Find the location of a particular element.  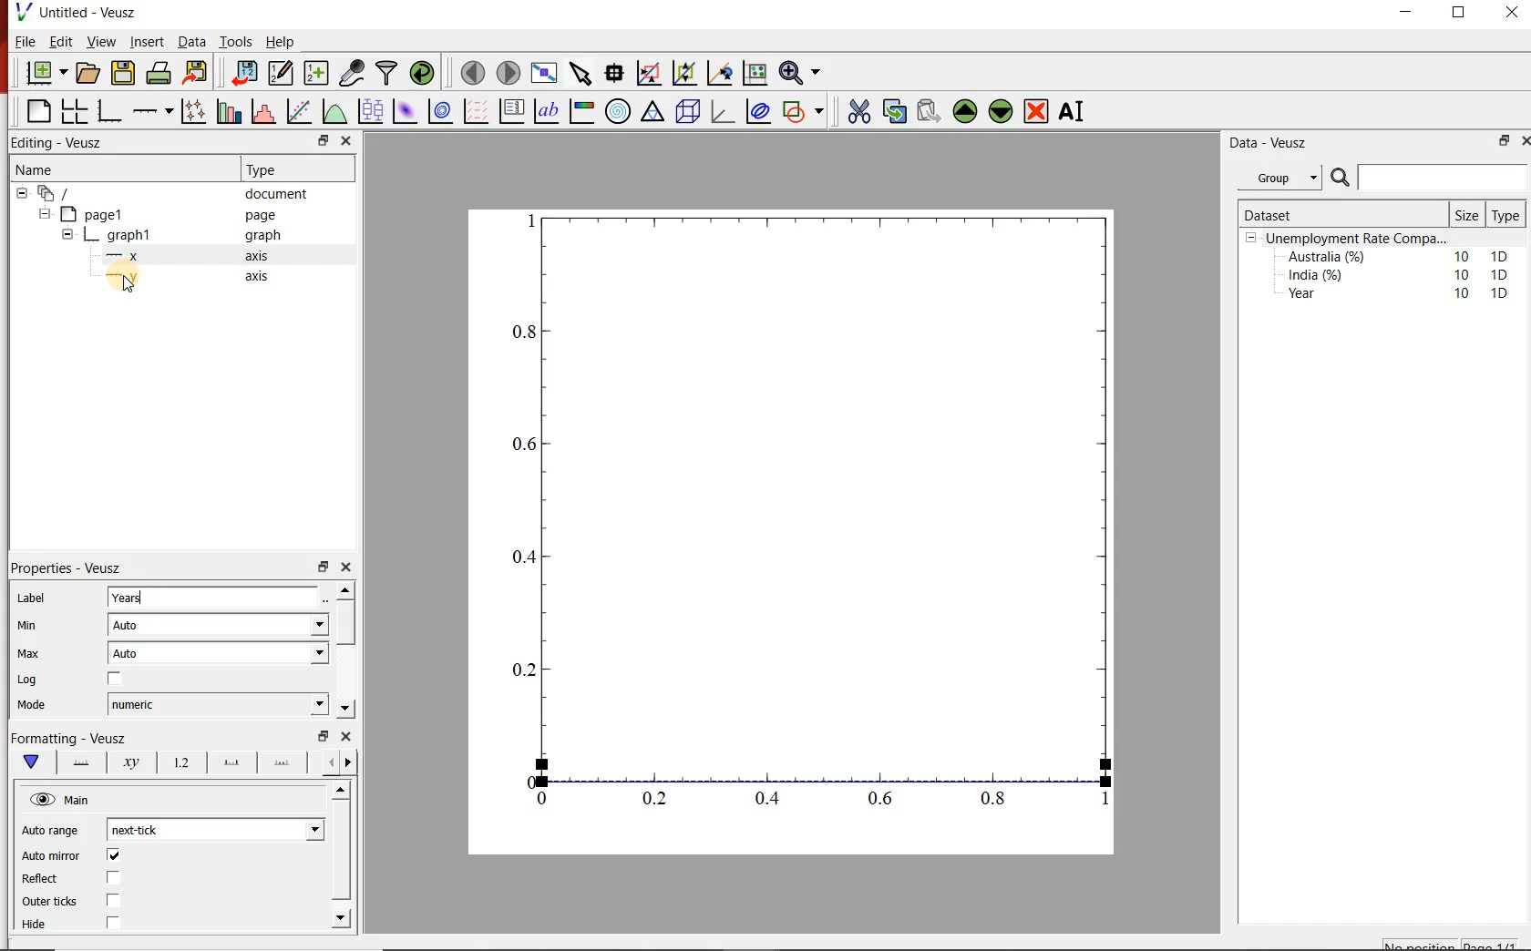

checkbox is located at coordinates (117, 856).